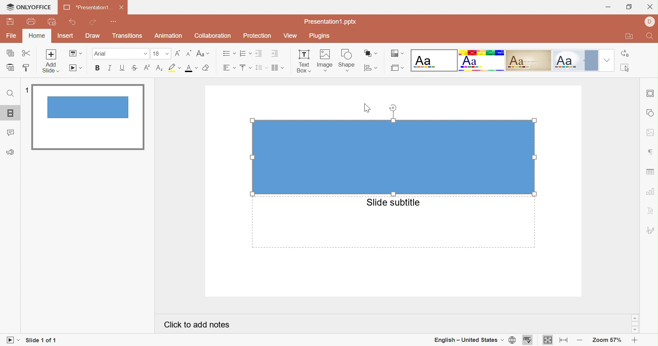  I want to click on Redo, so click(94, 23).